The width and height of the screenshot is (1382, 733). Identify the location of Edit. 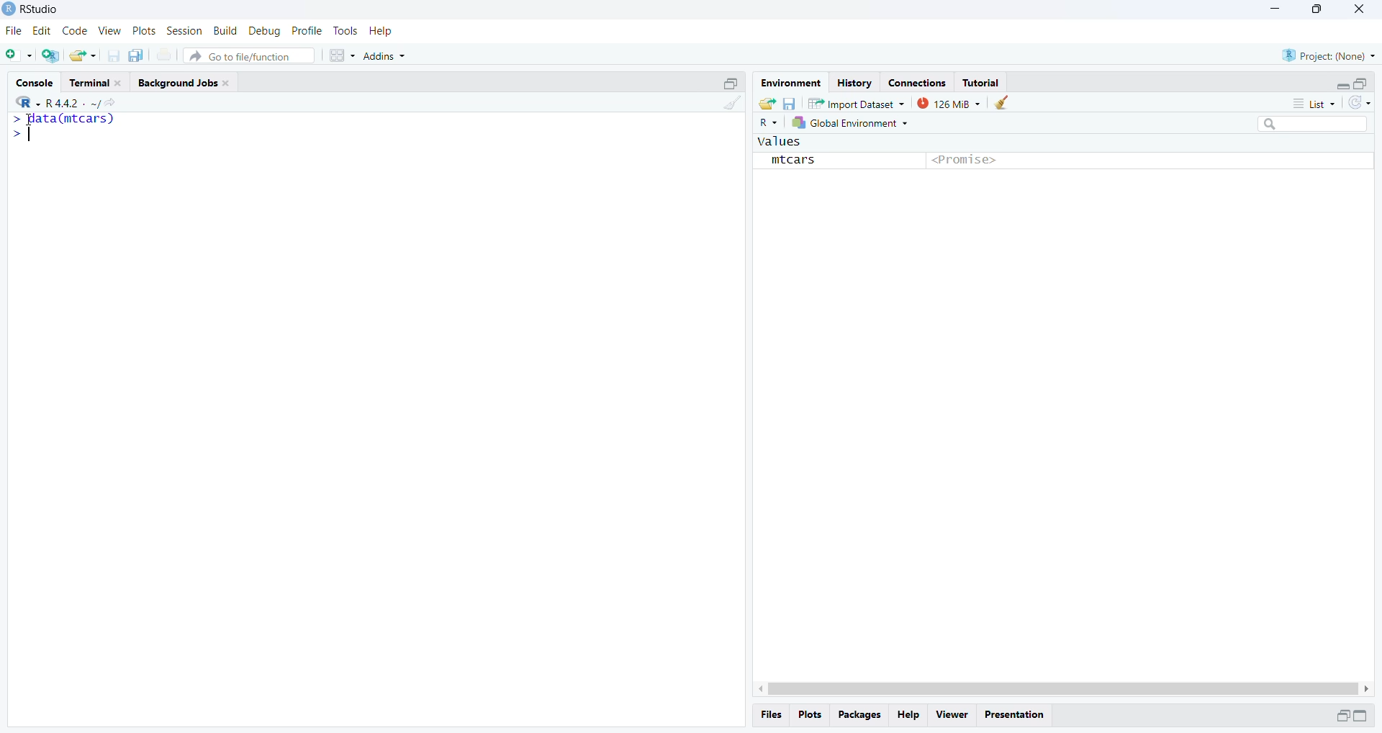
(43, 31).